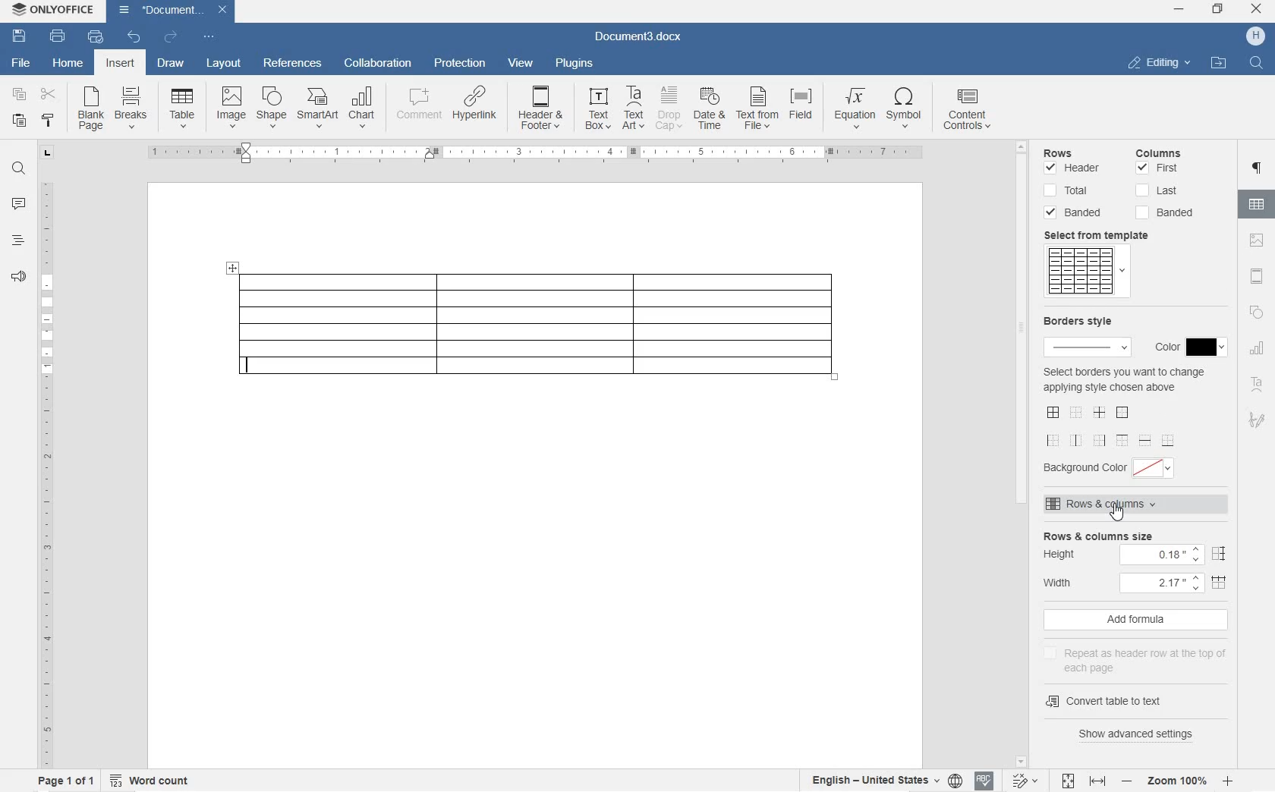 This screenshot has width=1275, height=792. What do you see at coordinates (1257, 36) in the screenshot?
I see `HP` at bounding box center [1257, 36].